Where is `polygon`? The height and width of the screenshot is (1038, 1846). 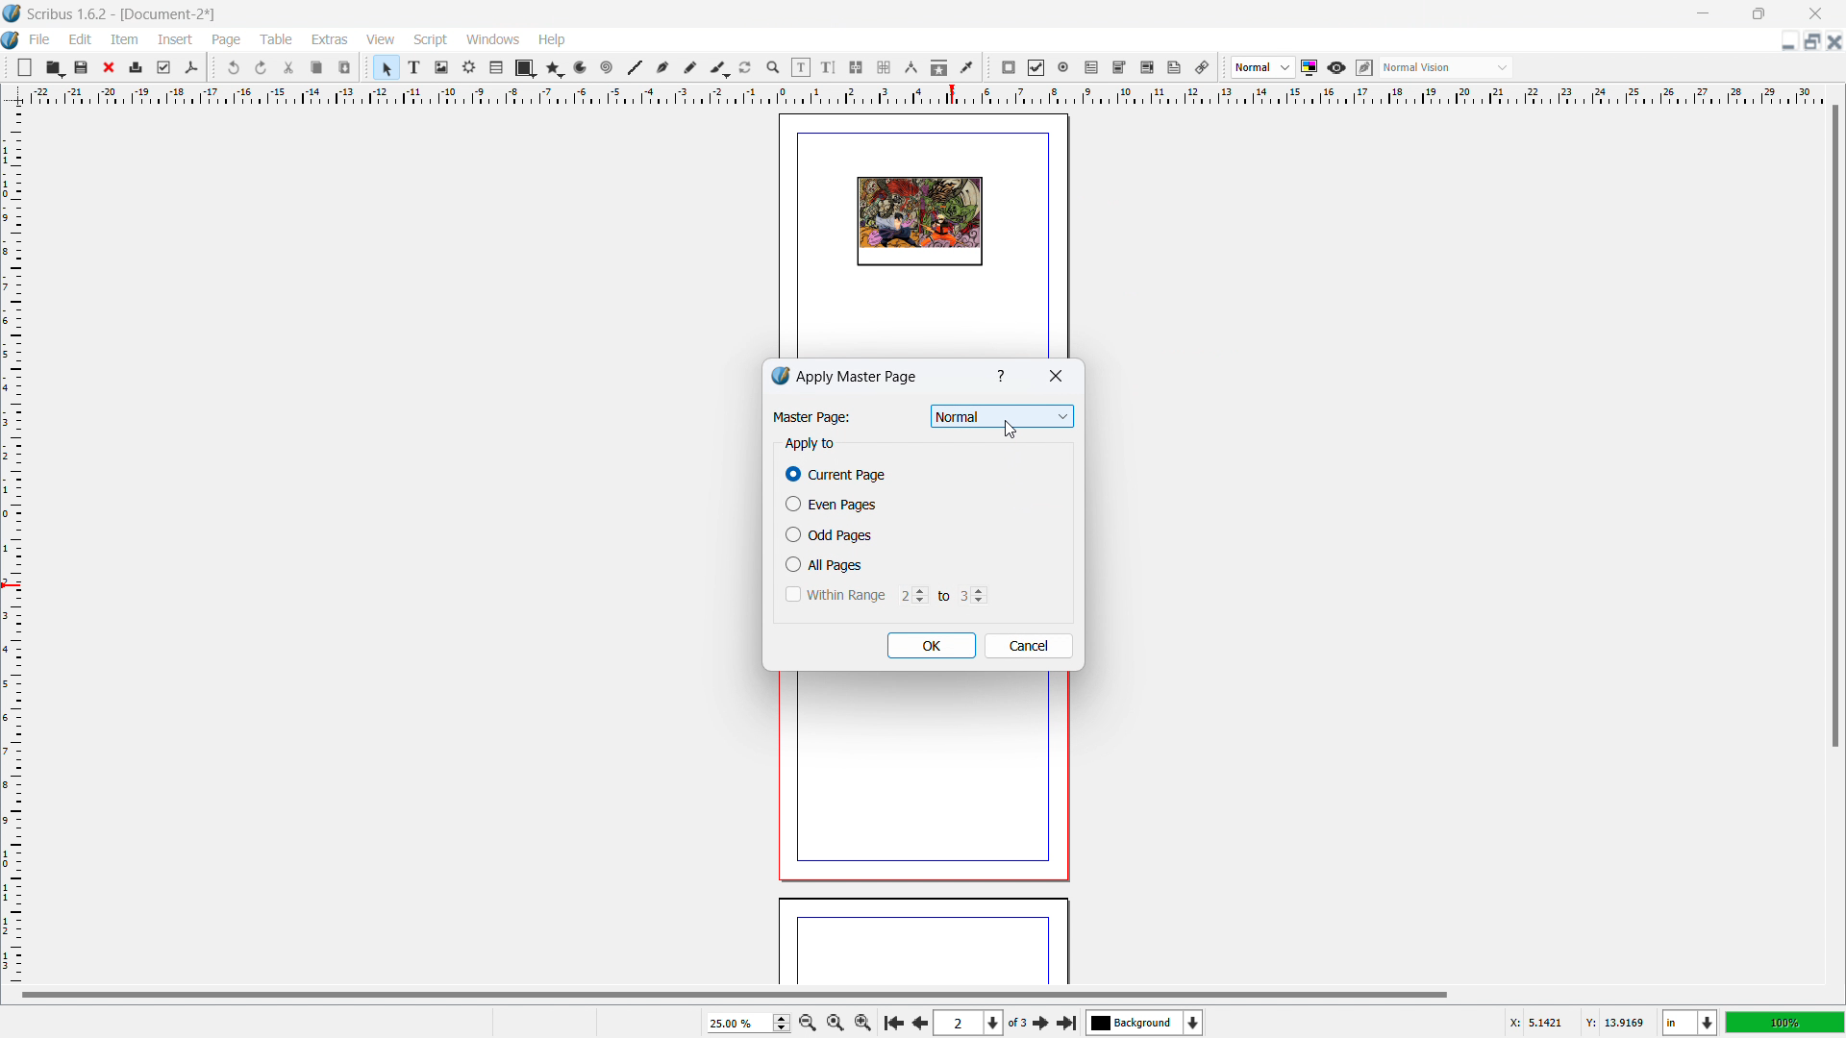
polygon is located at coordinates (555, 68).